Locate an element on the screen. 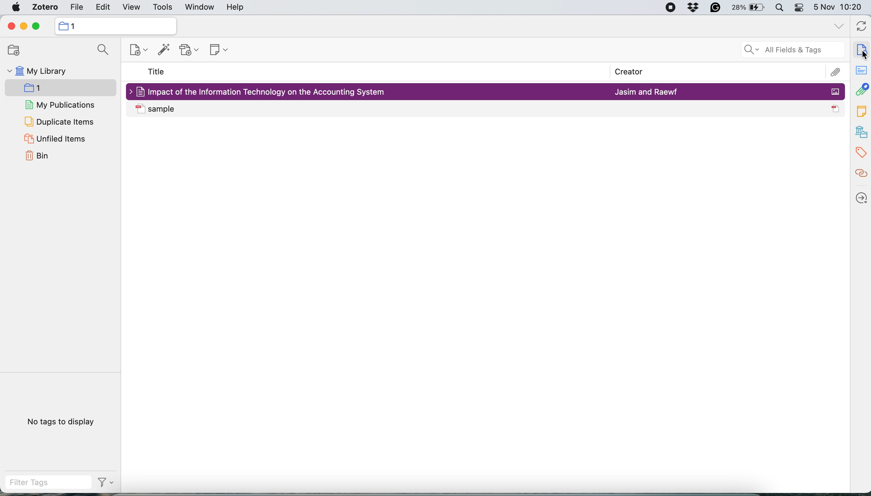 The height and width of the screenshot is (496, 871). dropbox is located at coordinates (694, 8).